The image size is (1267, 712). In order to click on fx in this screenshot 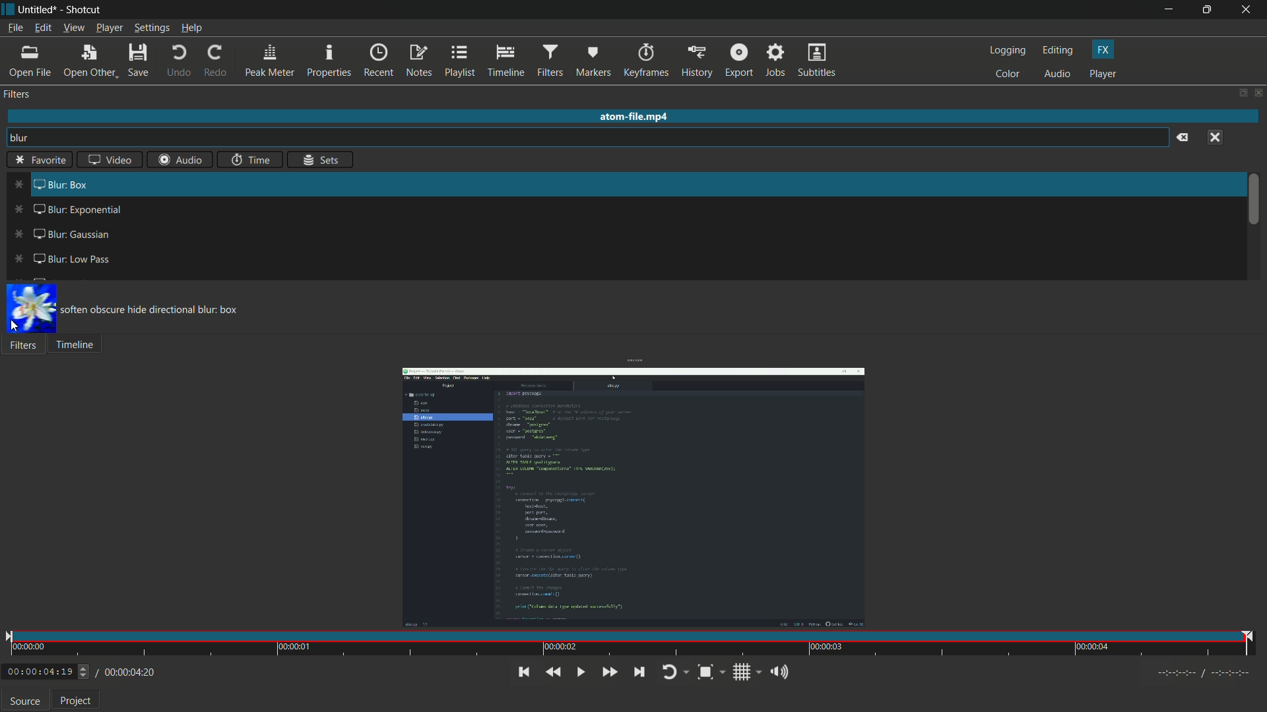, I will do `click(1103, 50)`.